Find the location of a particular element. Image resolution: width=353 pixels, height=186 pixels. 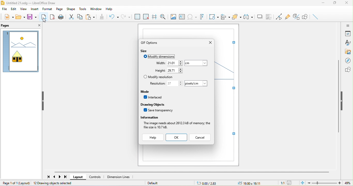

save is located at coordinates (290, 183).